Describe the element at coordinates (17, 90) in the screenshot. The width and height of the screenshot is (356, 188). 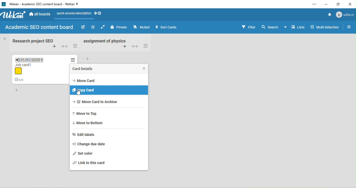
I see `add` at that location.